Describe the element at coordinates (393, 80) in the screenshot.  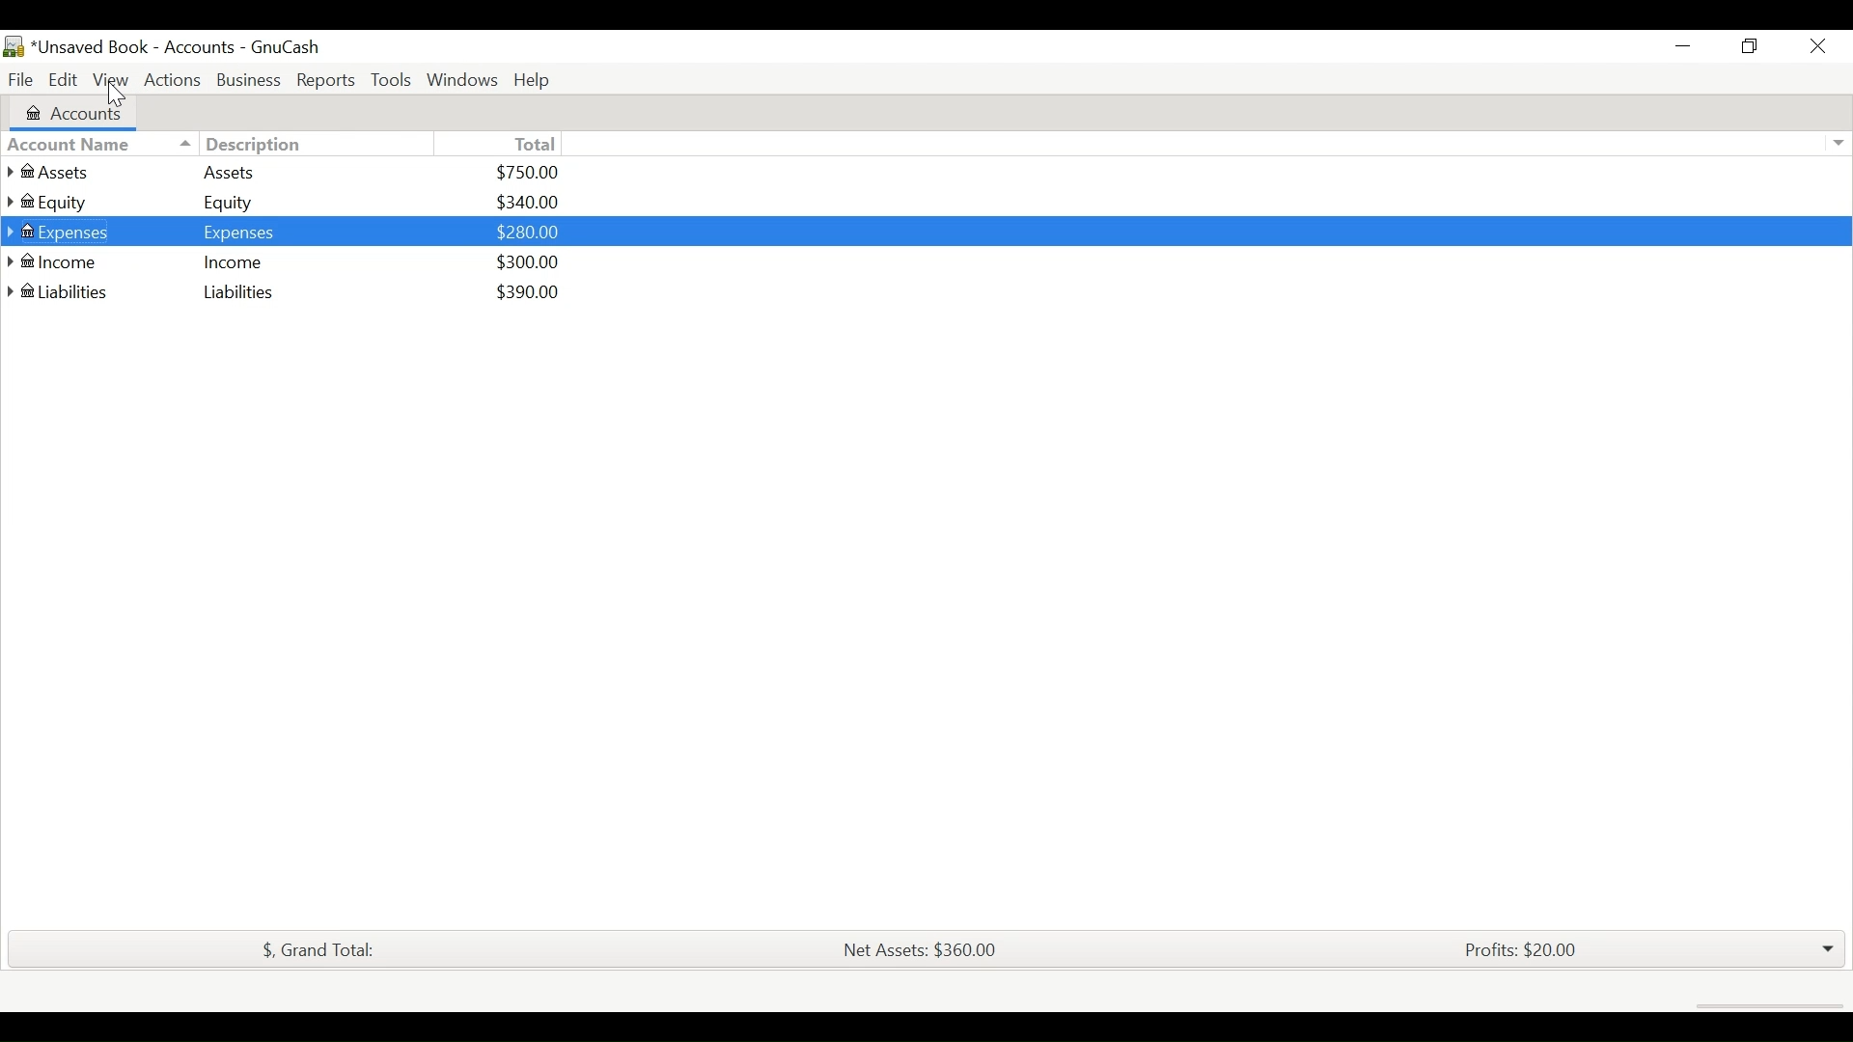
I see `Tools` at that location.